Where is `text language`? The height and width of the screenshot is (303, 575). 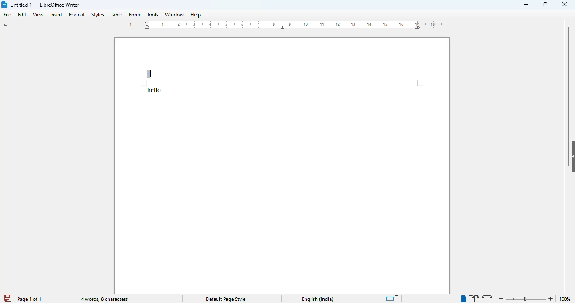
text language is located at coordinates (318, 299).